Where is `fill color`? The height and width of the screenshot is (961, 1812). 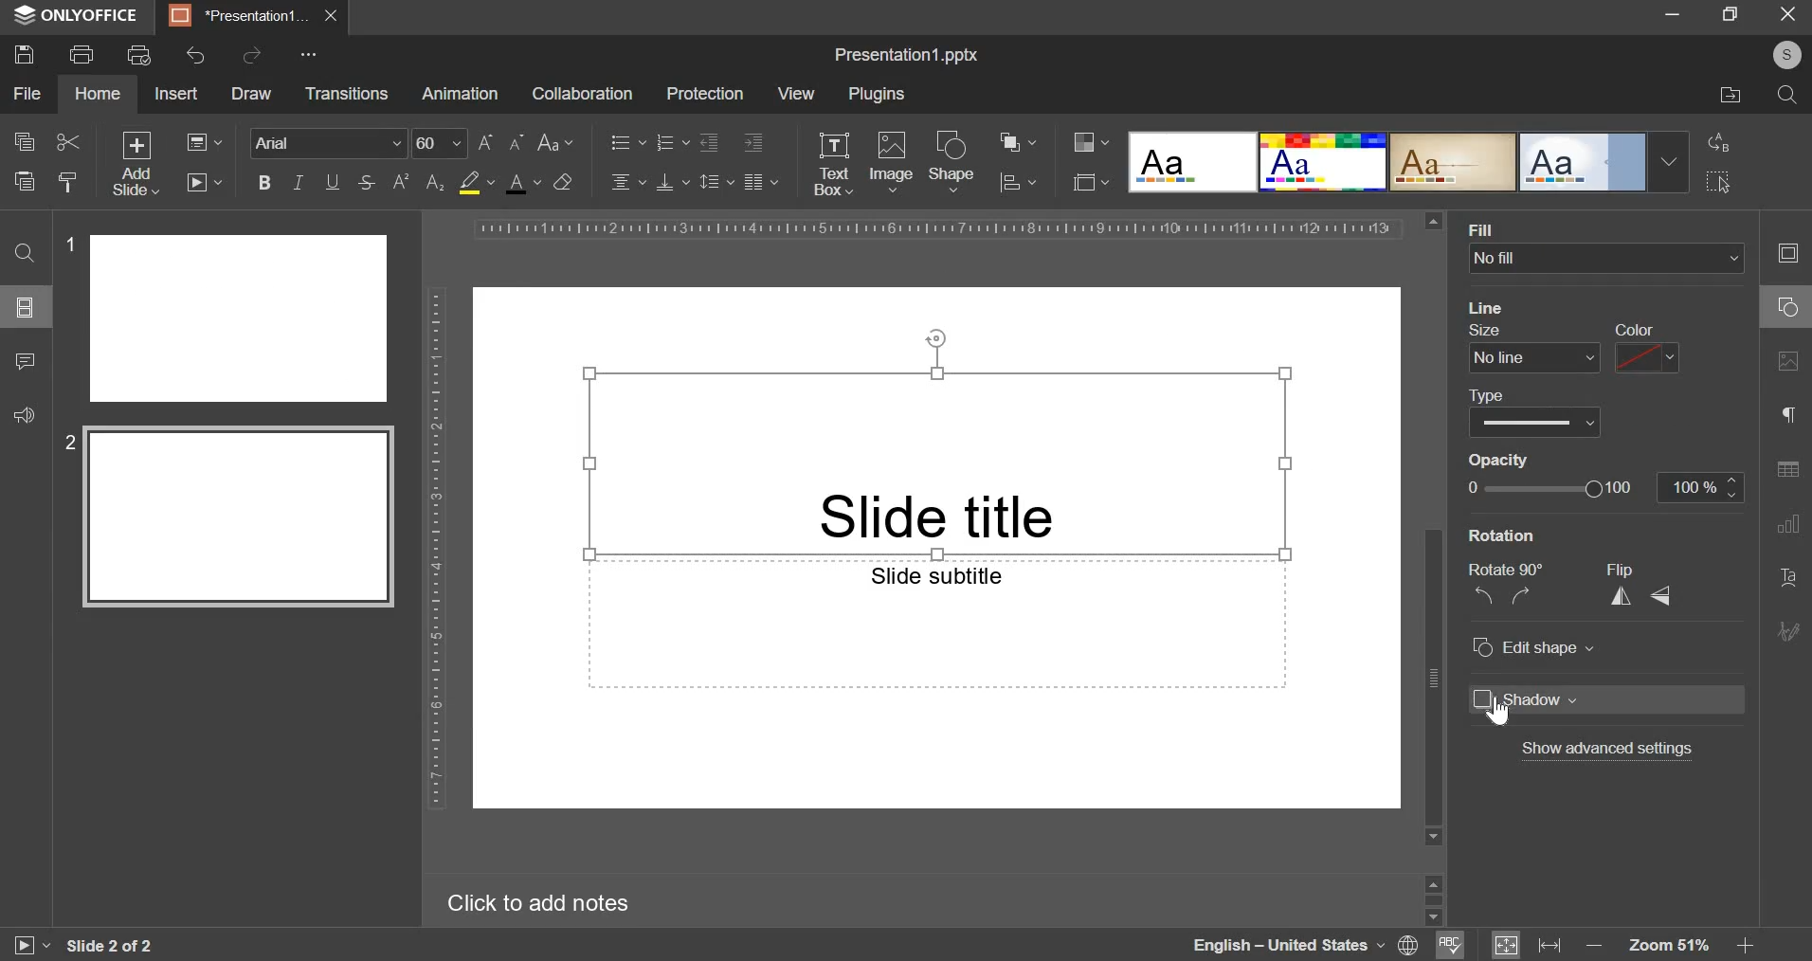 fill color is located at coordinates (476, 183).